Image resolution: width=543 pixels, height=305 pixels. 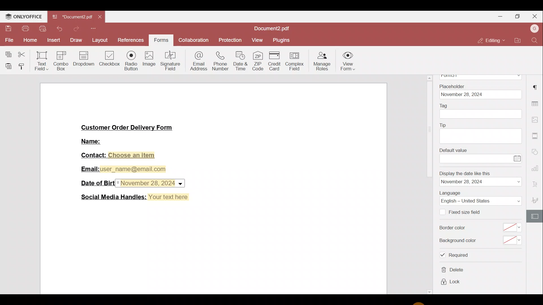 I want to click on Checkbox, so click(x=110, y=61).